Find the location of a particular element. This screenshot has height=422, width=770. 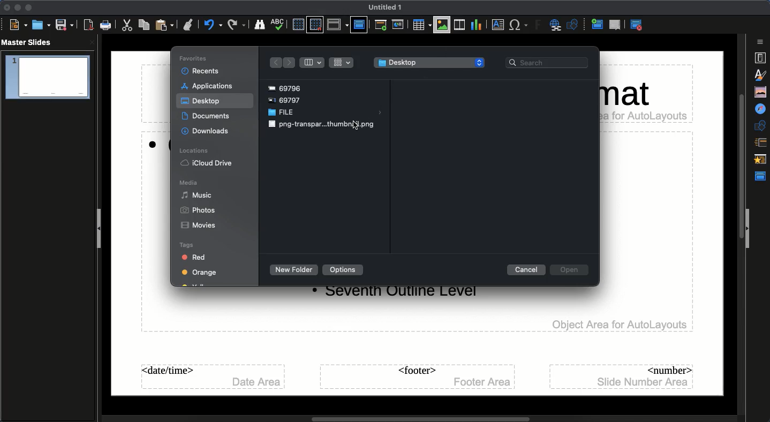

Chart is located at coordinates (476, 24).